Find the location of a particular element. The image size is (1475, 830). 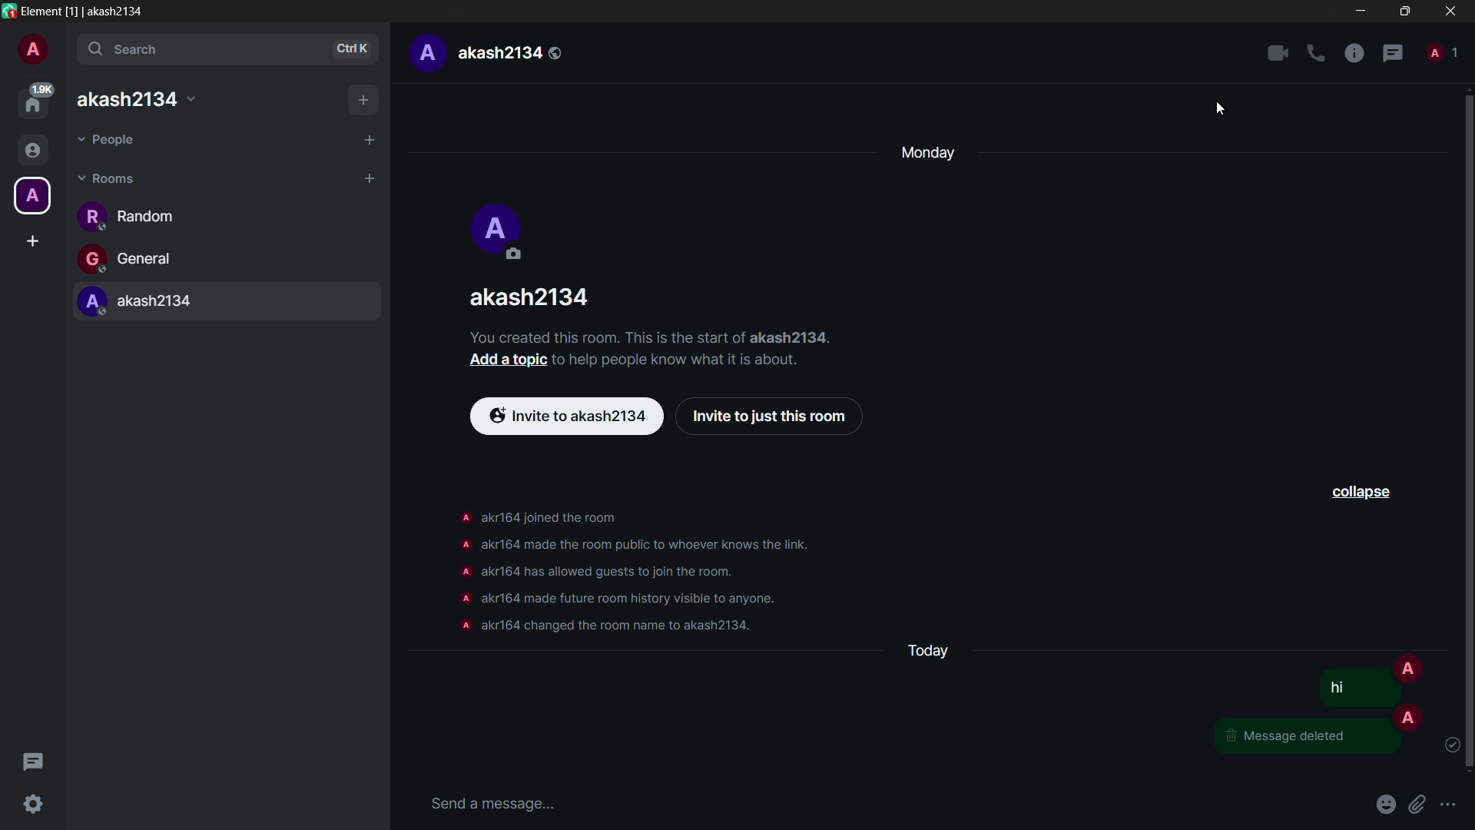

add room is located at coordinates (369, 180).